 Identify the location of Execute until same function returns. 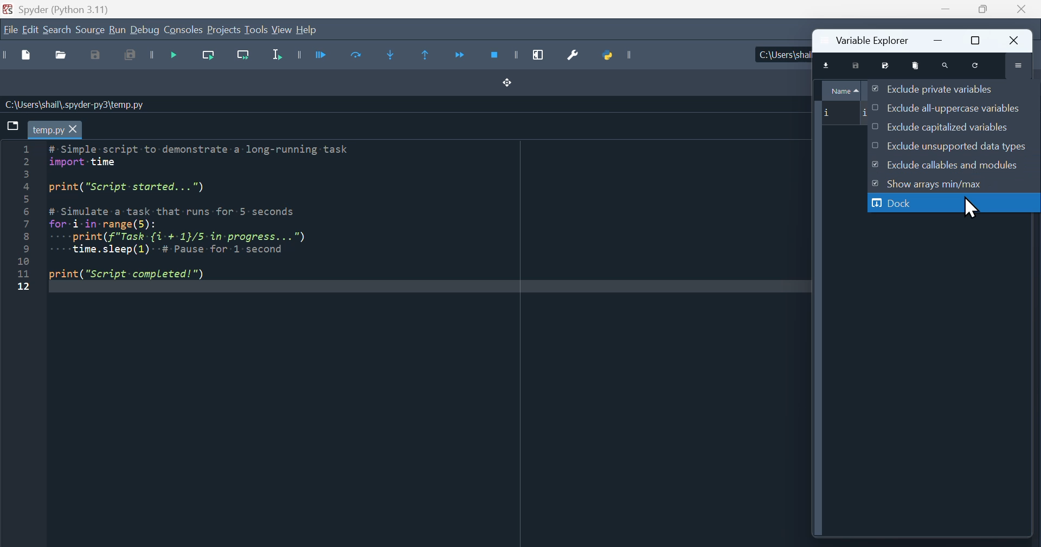
(427, 54).